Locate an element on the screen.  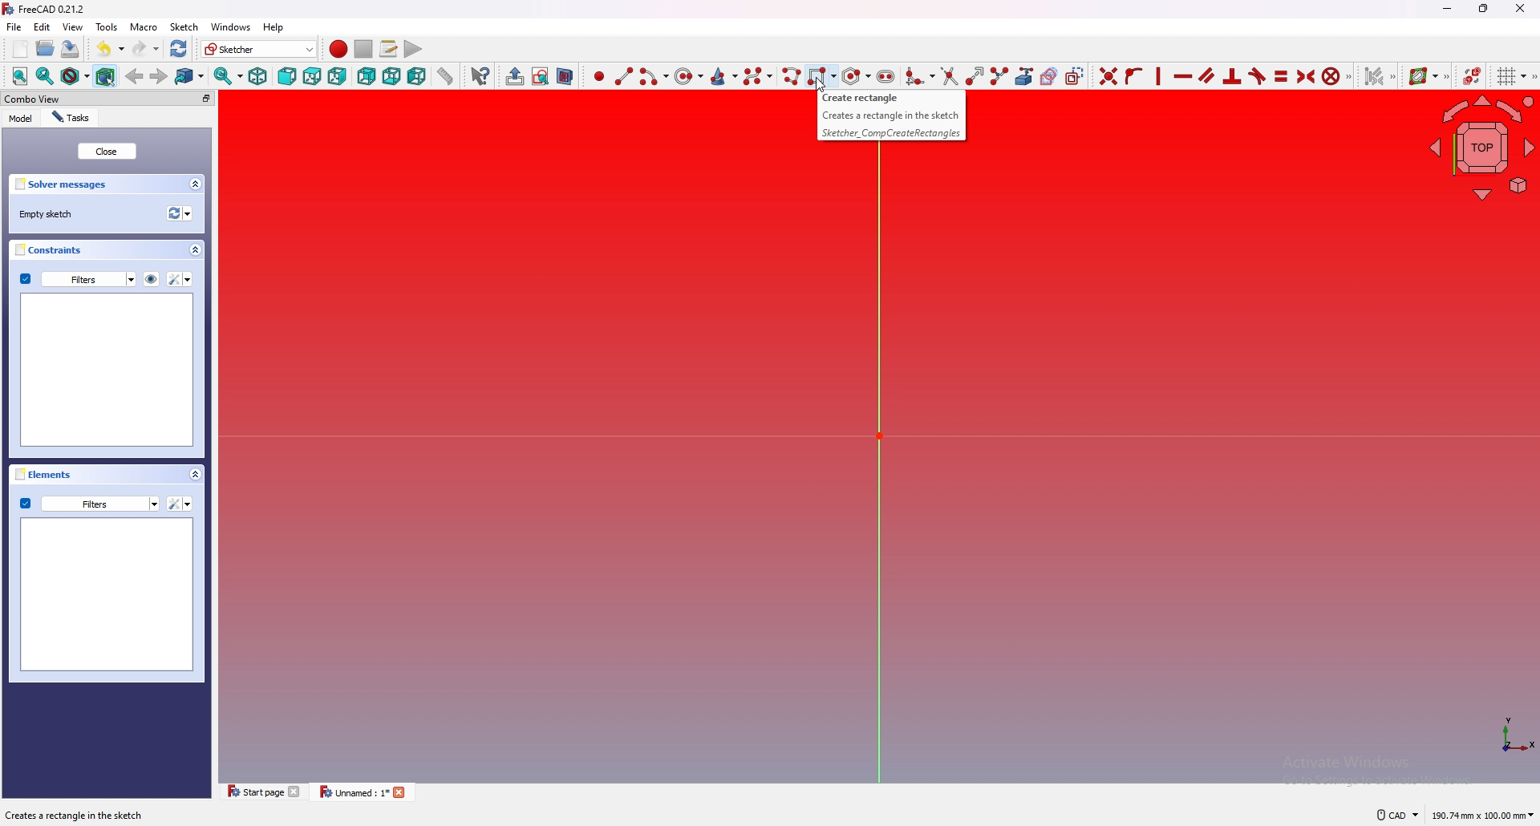
set associated constraints is located at coordinates (1380, 76).